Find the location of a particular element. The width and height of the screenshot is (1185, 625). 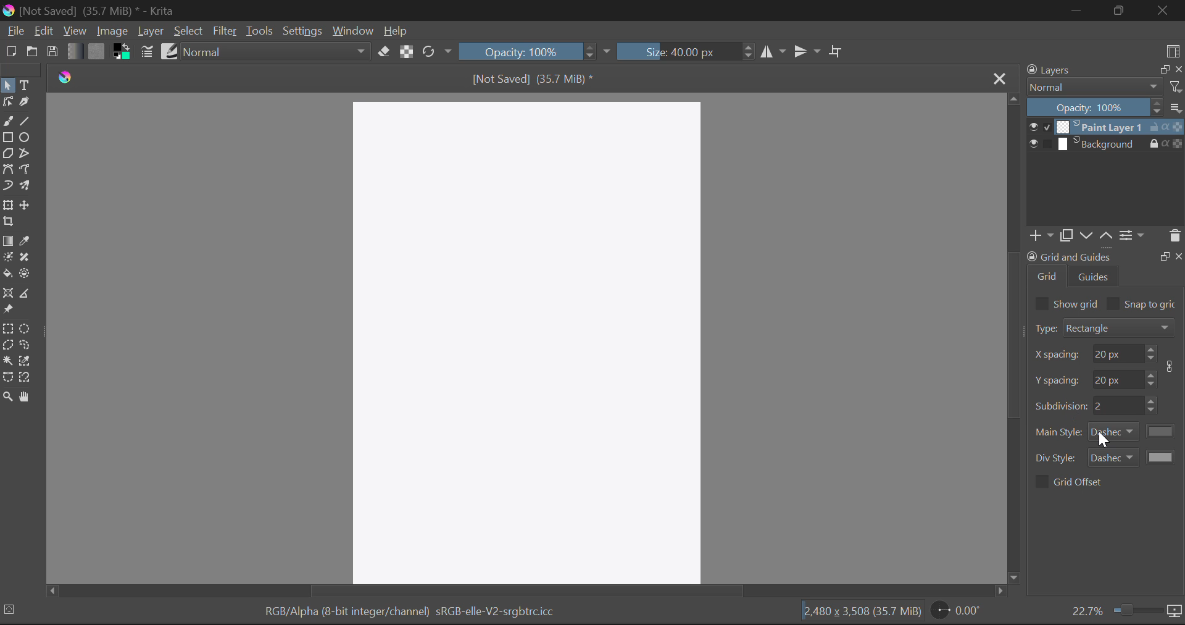

Enclose and fill is located at coordinates (27, 274).